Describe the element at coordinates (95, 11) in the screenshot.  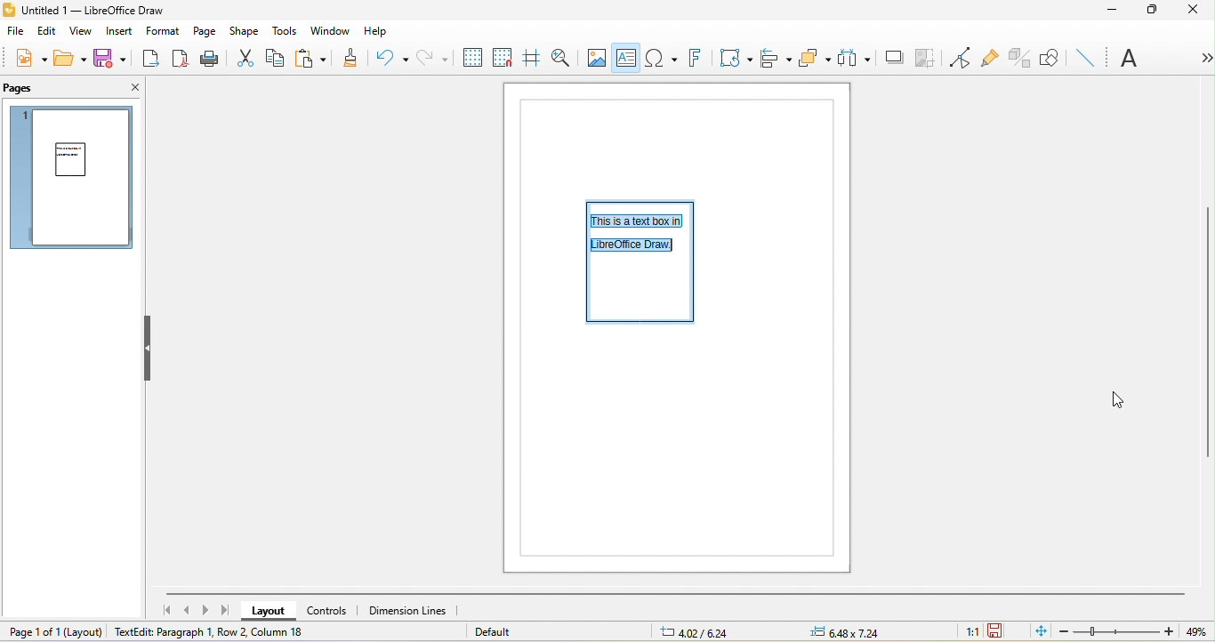
I see `title` at that location.